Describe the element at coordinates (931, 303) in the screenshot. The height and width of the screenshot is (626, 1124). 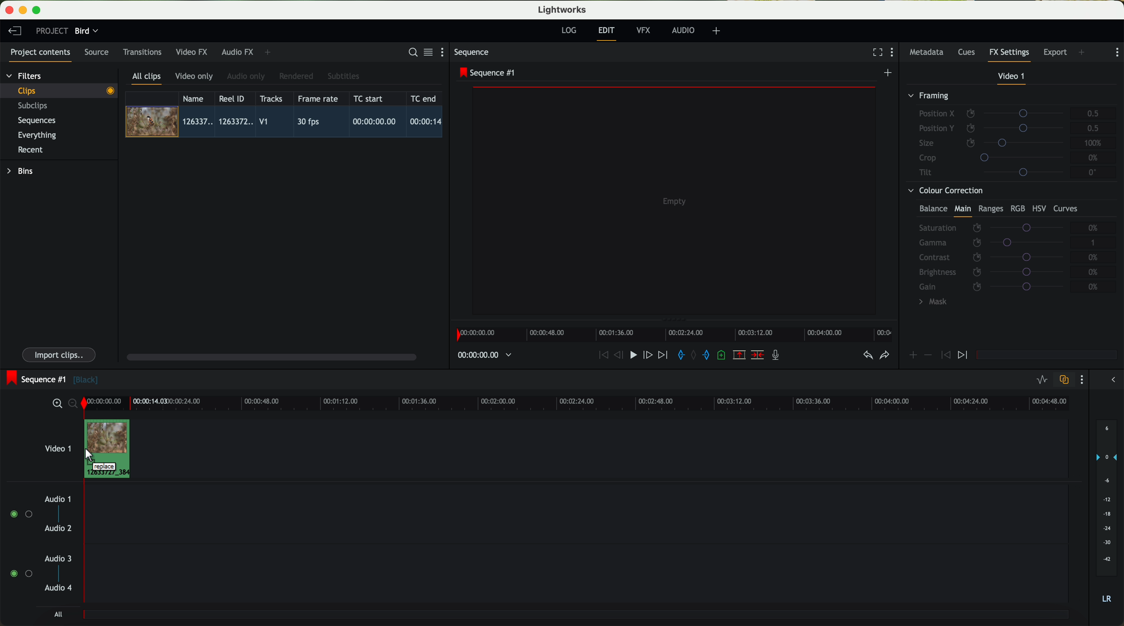
I see `mask` at that location.